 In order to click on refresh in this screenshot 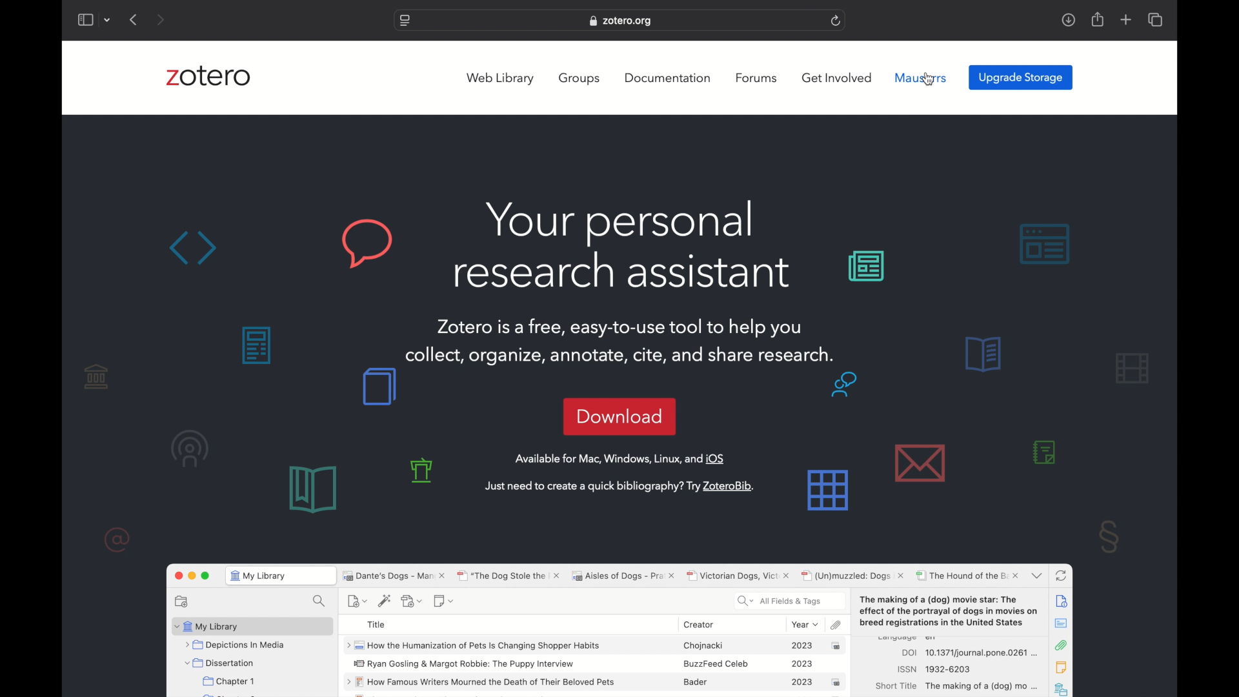, I will do `click(836, 21)`.